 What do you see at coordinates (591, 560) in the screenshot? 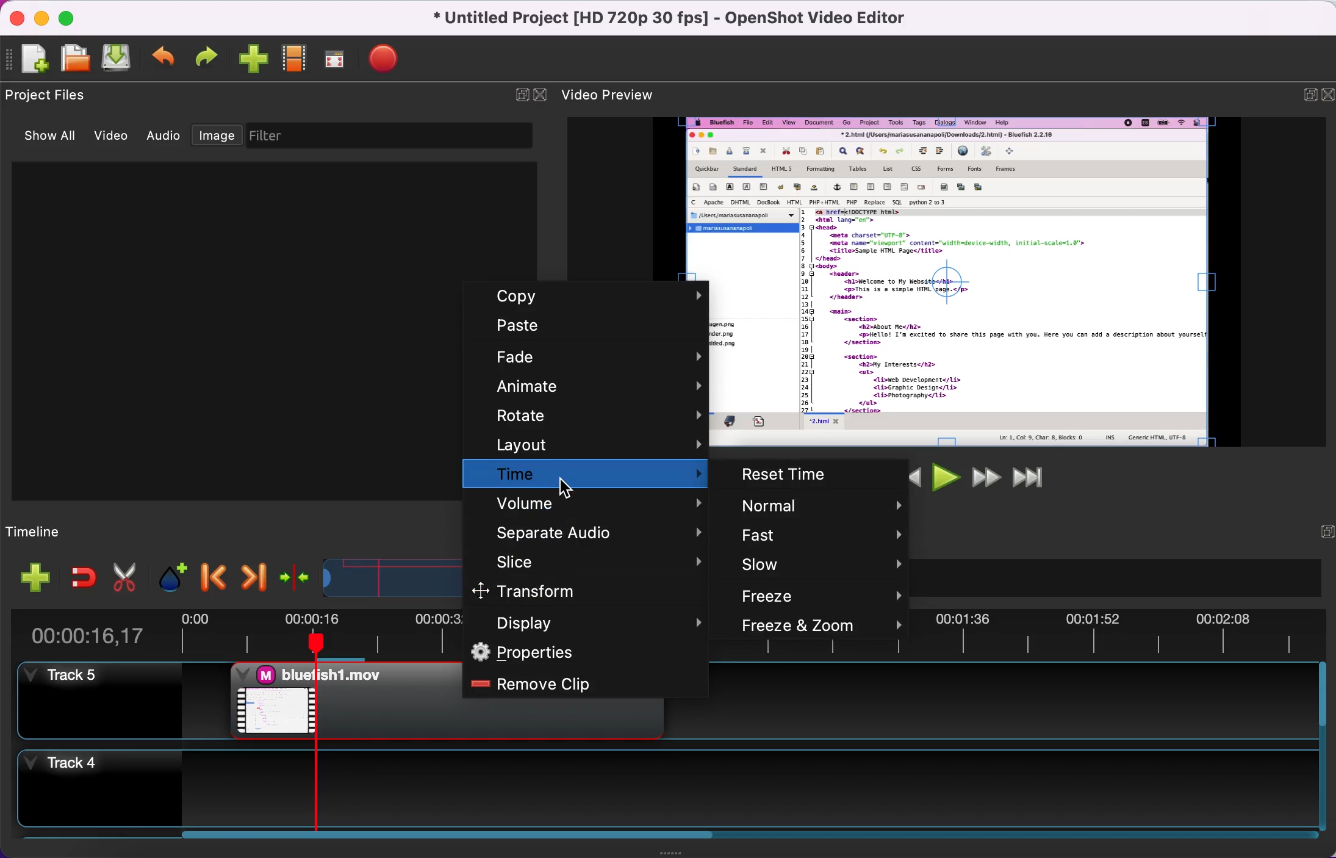
I see `slice` at bounding box center [591, 560].